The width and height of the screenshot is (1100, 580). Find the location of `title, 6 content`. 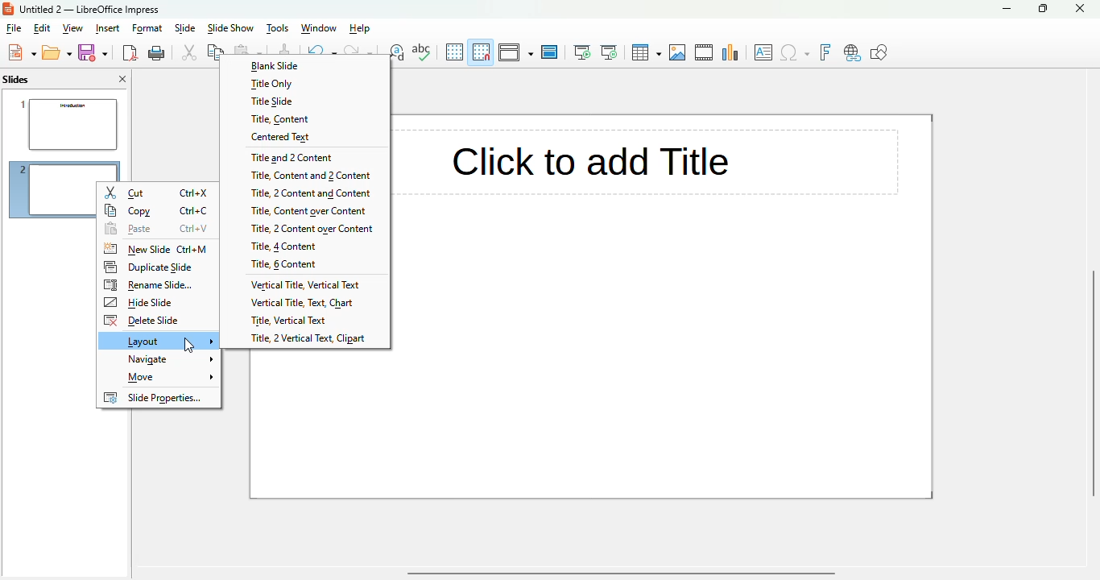

title, 6 content is located at coordinates (305, 264).